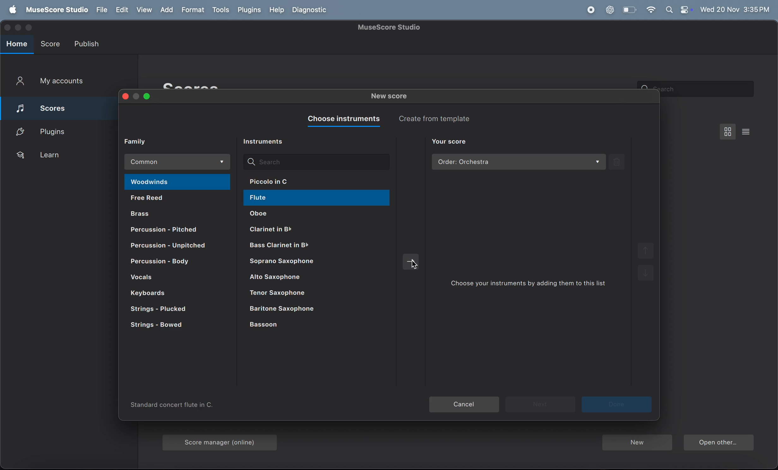 This screenshot has width=778, height=470. I want to click on choose your instrument by adding them to list, so click(532, 285).